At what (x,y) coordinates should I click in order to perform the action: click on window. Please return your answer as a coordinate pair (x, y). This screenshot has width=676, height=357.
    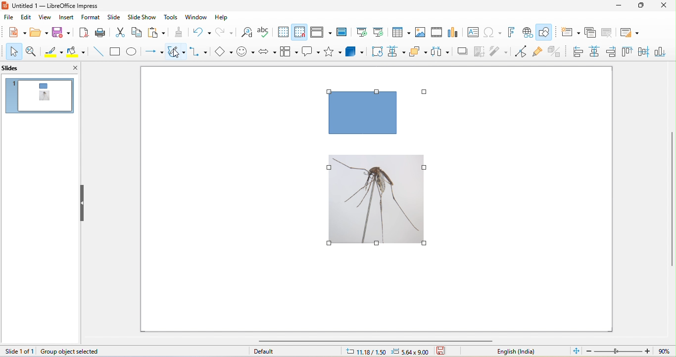
    Looking at the image, I should click on (198, 19).